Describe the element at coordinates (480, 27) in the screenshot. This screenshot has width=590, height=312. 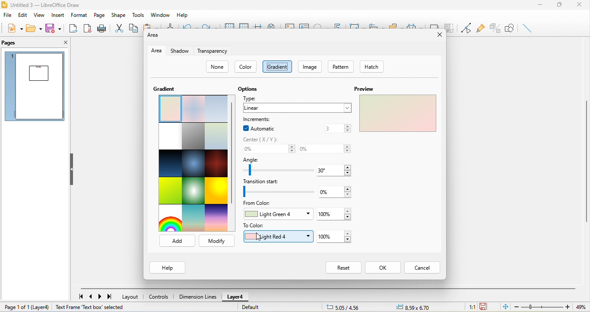
I see `glue point function` at that location.